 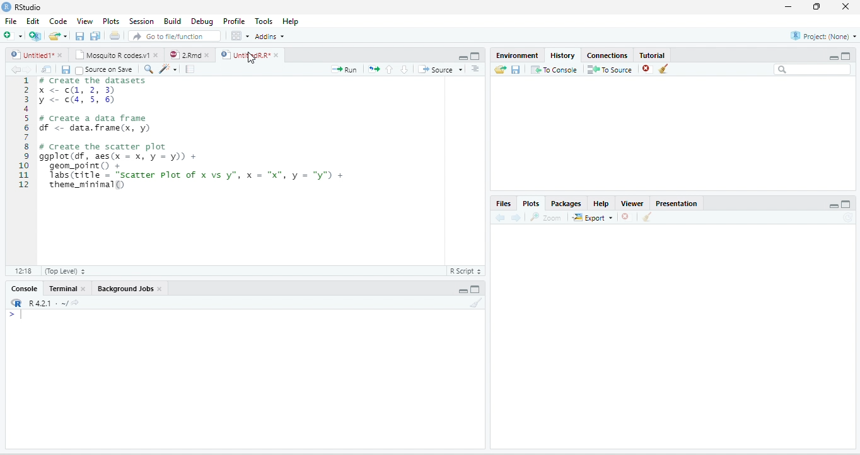 I want to click on Print the current file, so click(x=115, y=35).